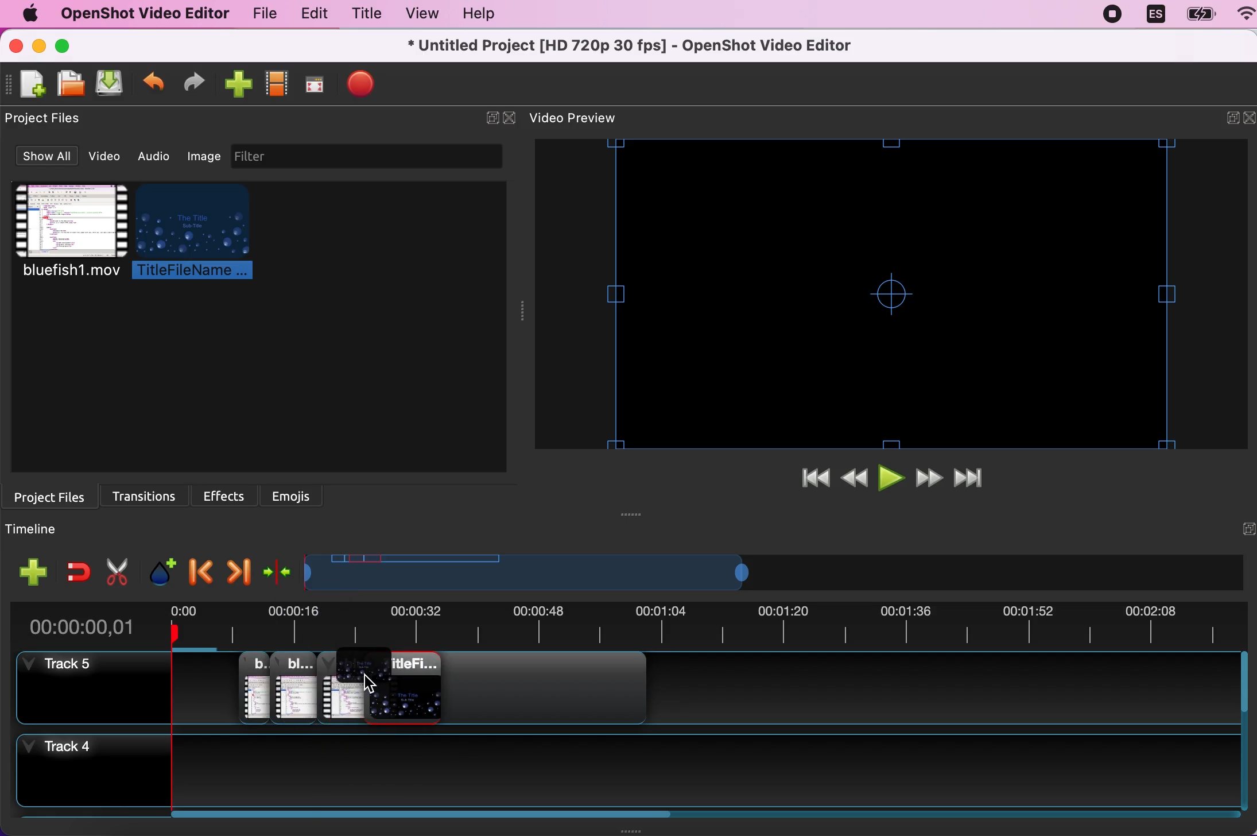 This screenshot has width=1257, height=836. Describe the element at coordinates (83, 623) in the screenshot. I see `00:00:00,01` at that location.